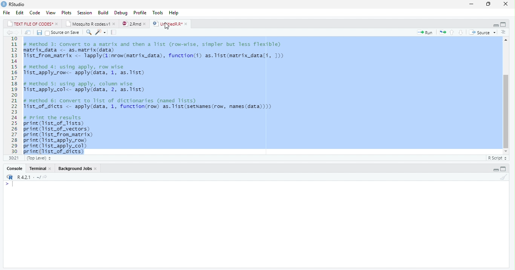  What do you see at coordinates (506, 4) in the screenshot?
I see `Close` at bounding box center [506, 4].